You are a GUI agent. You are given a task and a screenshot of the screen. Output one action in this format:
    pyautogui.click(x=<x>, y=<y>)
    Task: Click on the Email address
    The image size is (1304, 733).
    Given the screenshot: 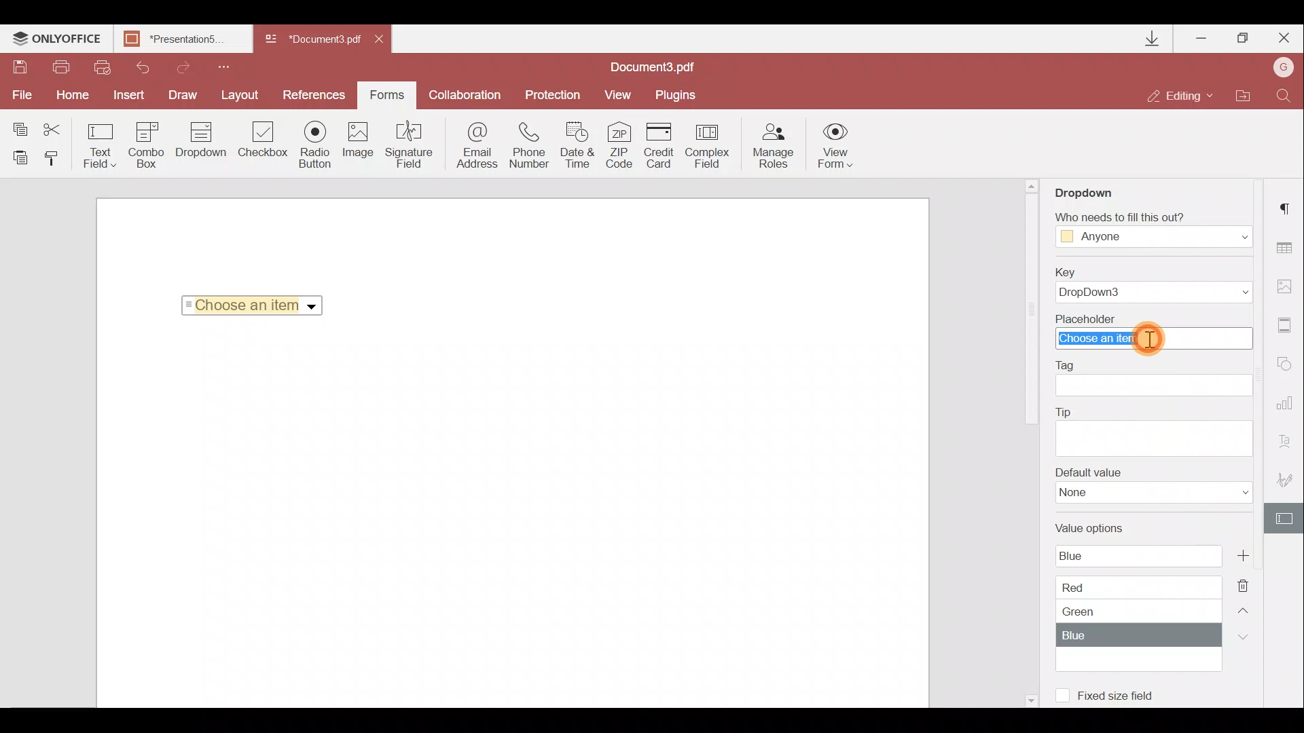 What is the action you would take?
    pyautogui.click(x=472, y=149)
    